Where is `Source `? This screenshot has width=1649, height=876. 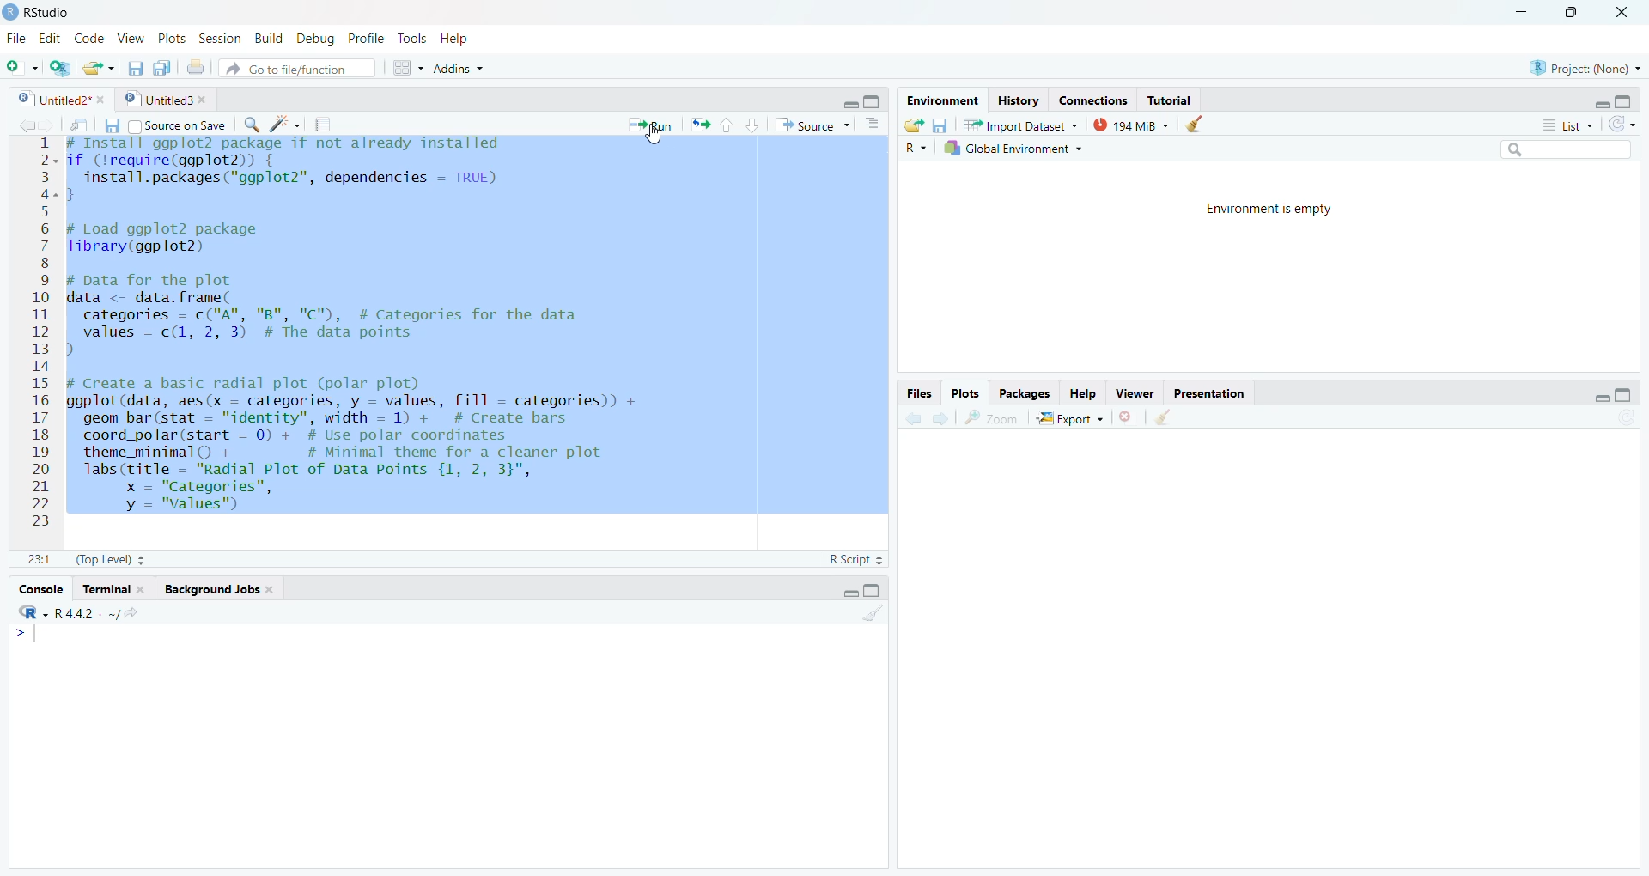 Source  is located at coordinates (813, 125).